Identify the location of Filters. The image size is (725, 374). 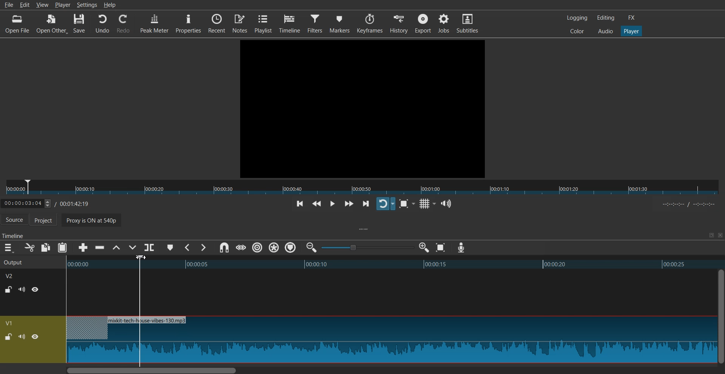
(315, 23).